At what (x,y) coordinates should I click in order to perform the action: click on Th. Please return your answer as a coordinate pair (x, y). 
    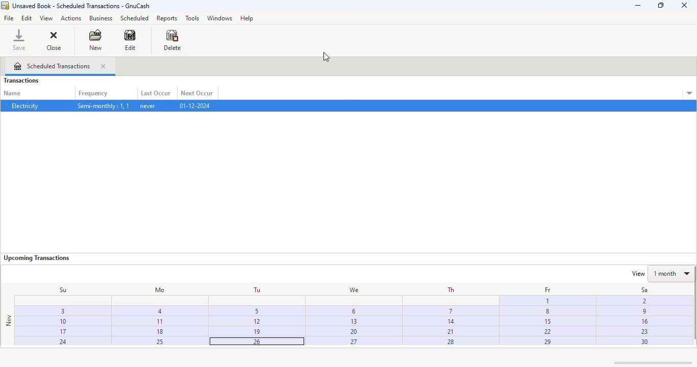
    Looking at the image, I should click on (450, 290).